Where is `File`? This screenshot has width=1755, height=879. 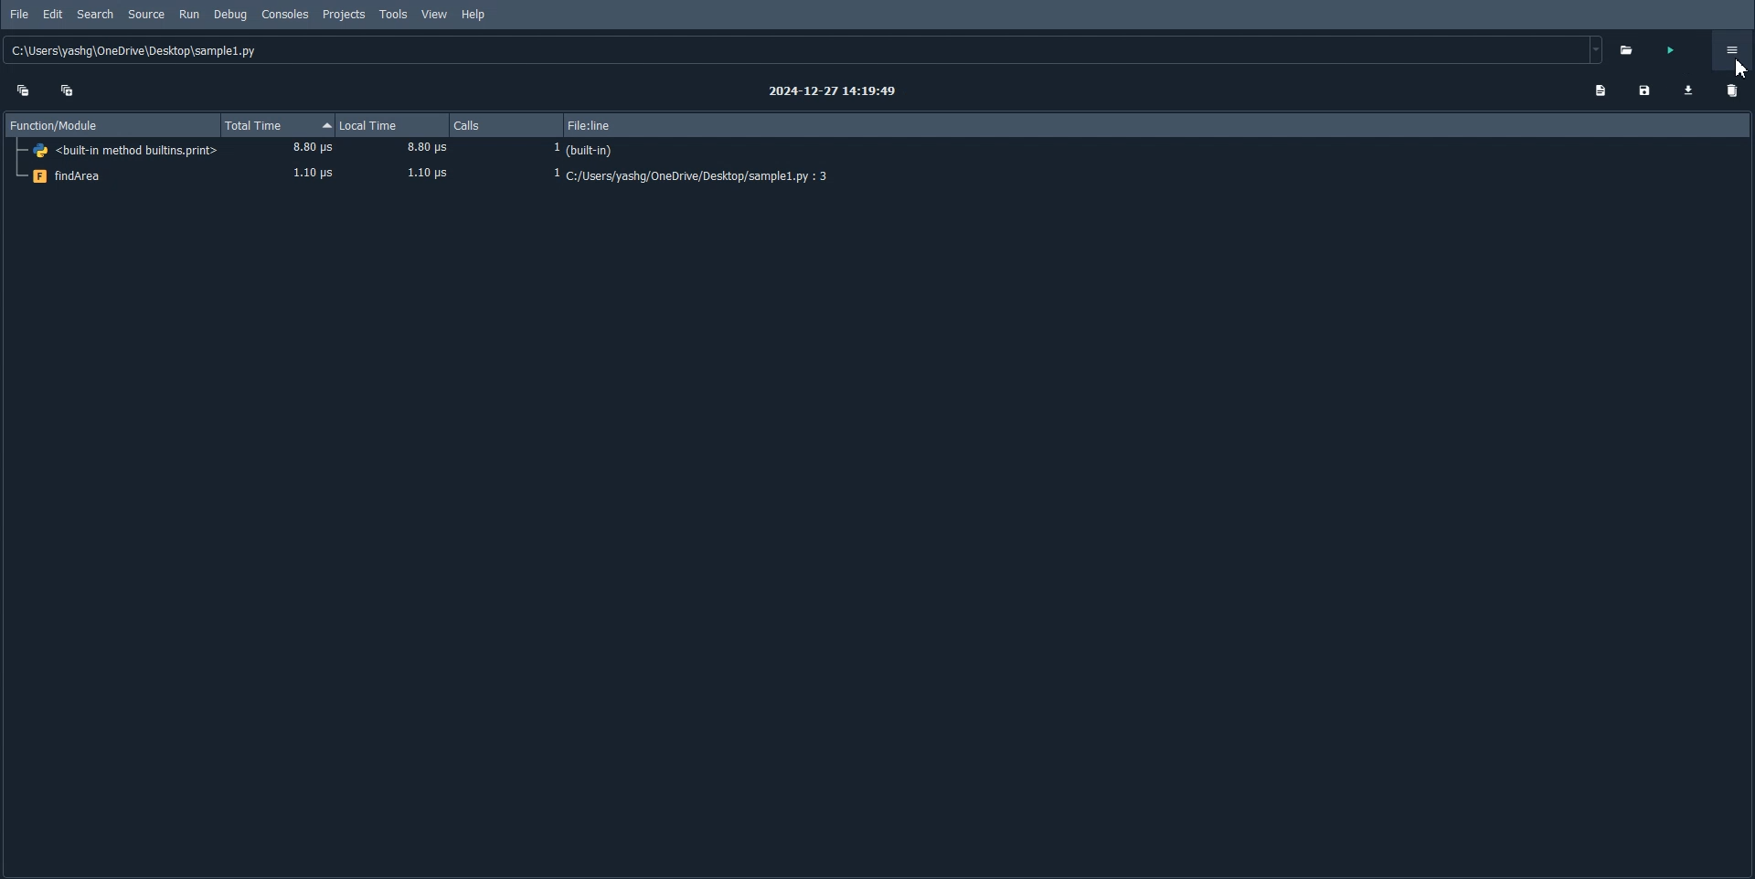 File is located at coordinates (20, 15).